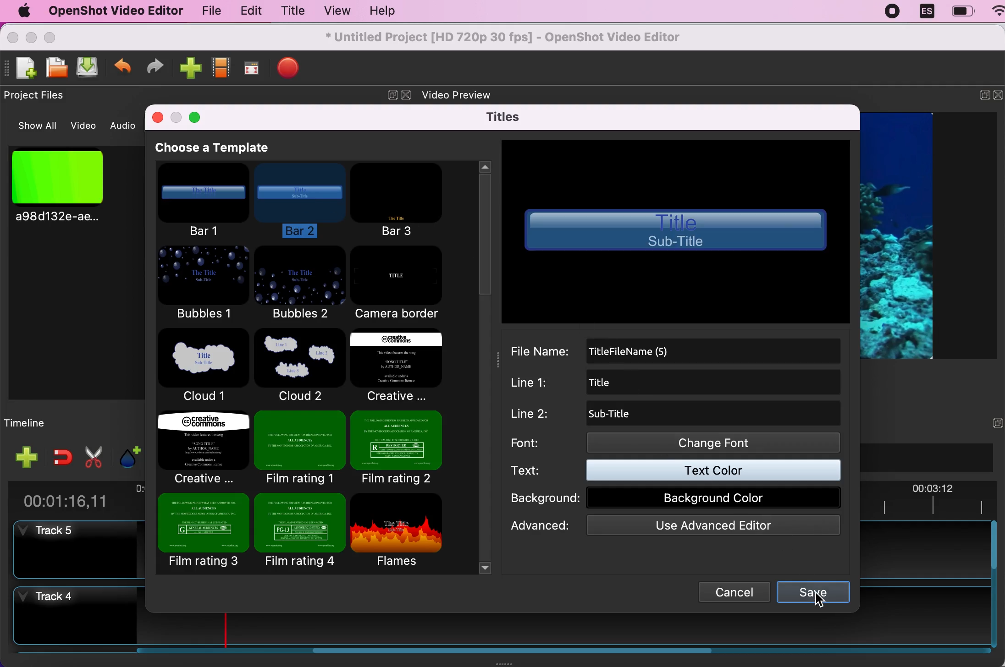 The height and width of the screenshot is (667, 1005). What do you see at coordinates (337, 11) in the screenshot?
I see `view` at bounding box center [337, 11].